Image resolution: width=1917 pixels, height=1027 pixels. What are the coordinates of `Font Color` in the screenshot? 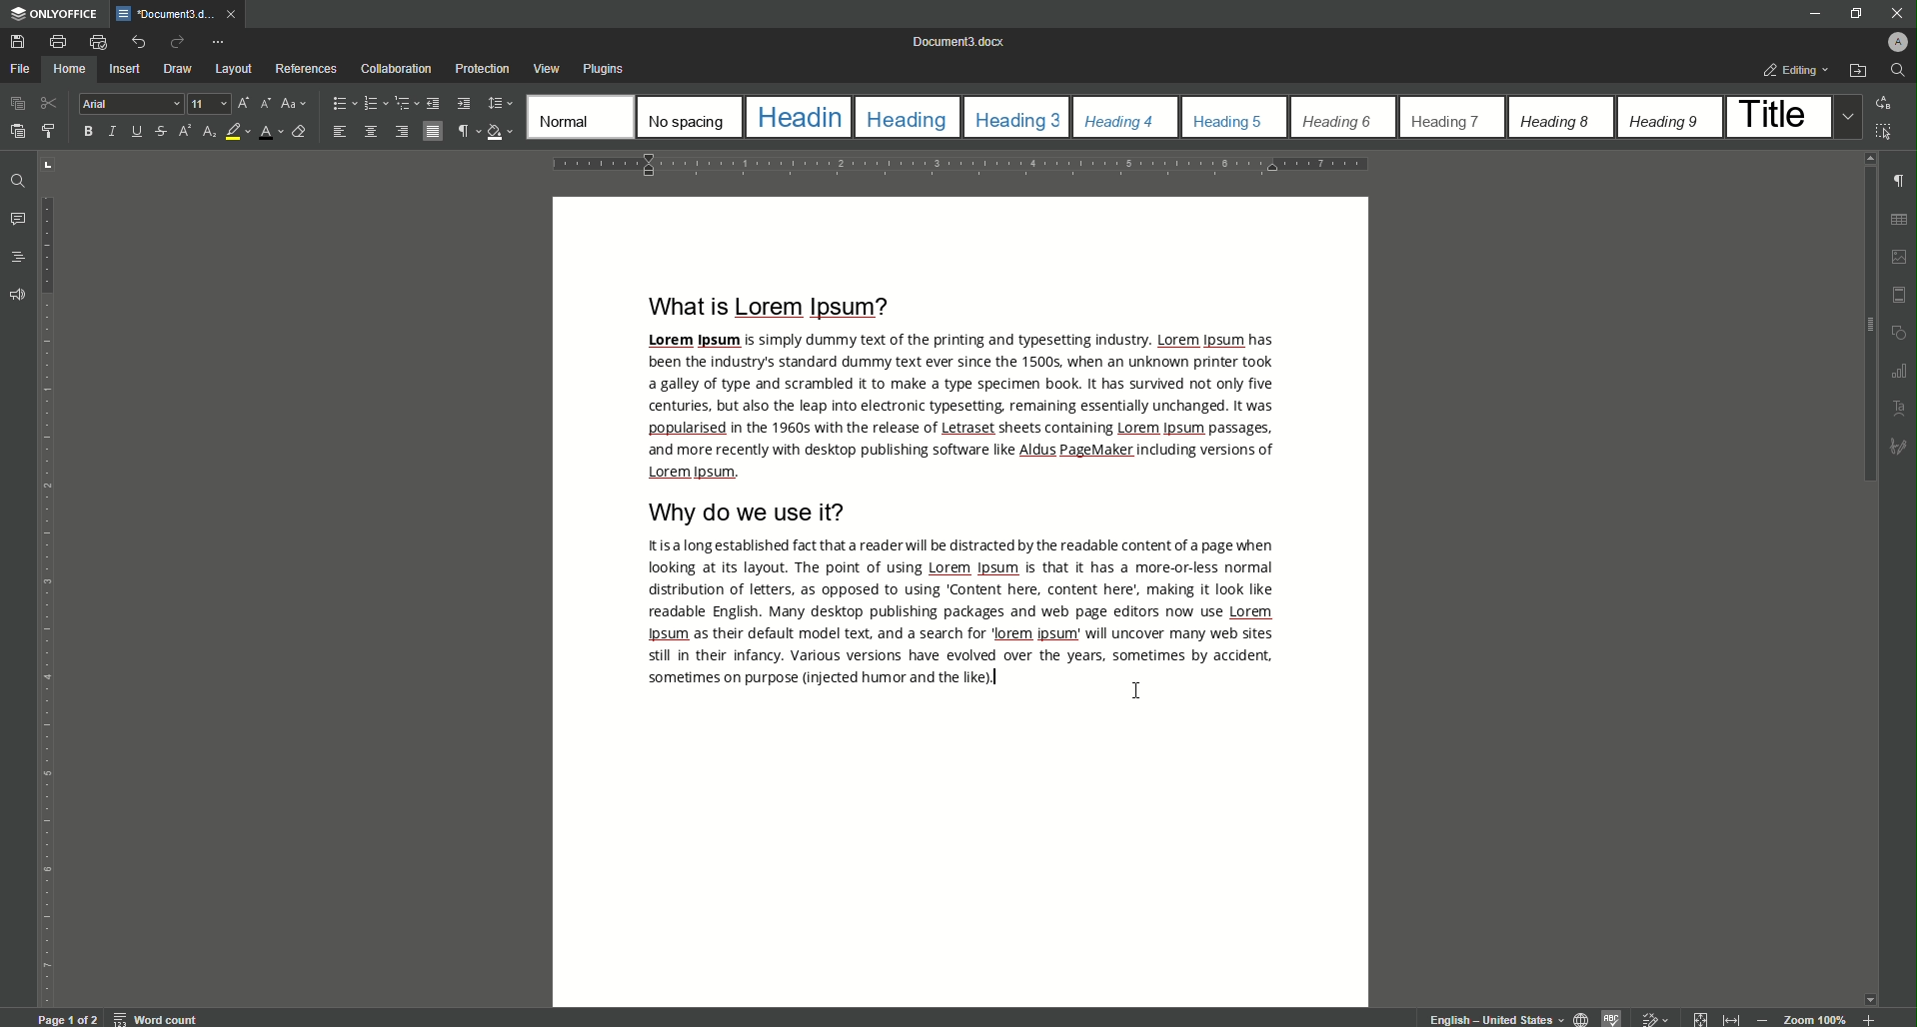 It's located at (265, 132).